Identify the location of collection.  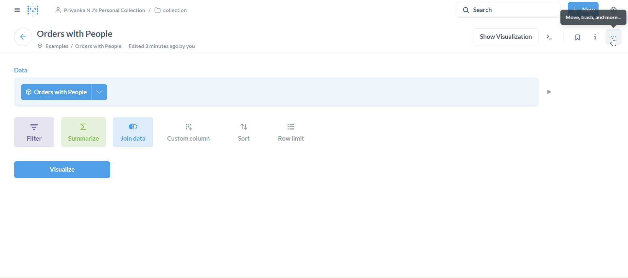
(127, 11).